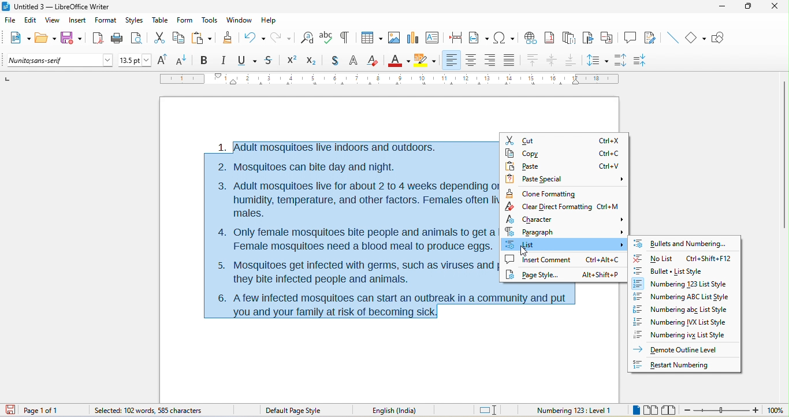 The height and width of the screenshot is (417, 789). What do you see at coordinates (399, 59) in the screenshot?
I see `font color` at bounding box center [399, 59].